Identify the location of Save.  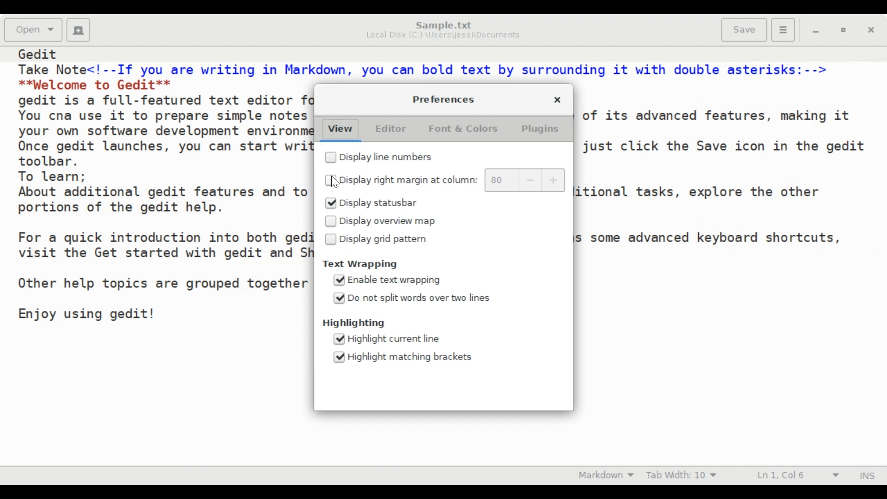
(744, 30).